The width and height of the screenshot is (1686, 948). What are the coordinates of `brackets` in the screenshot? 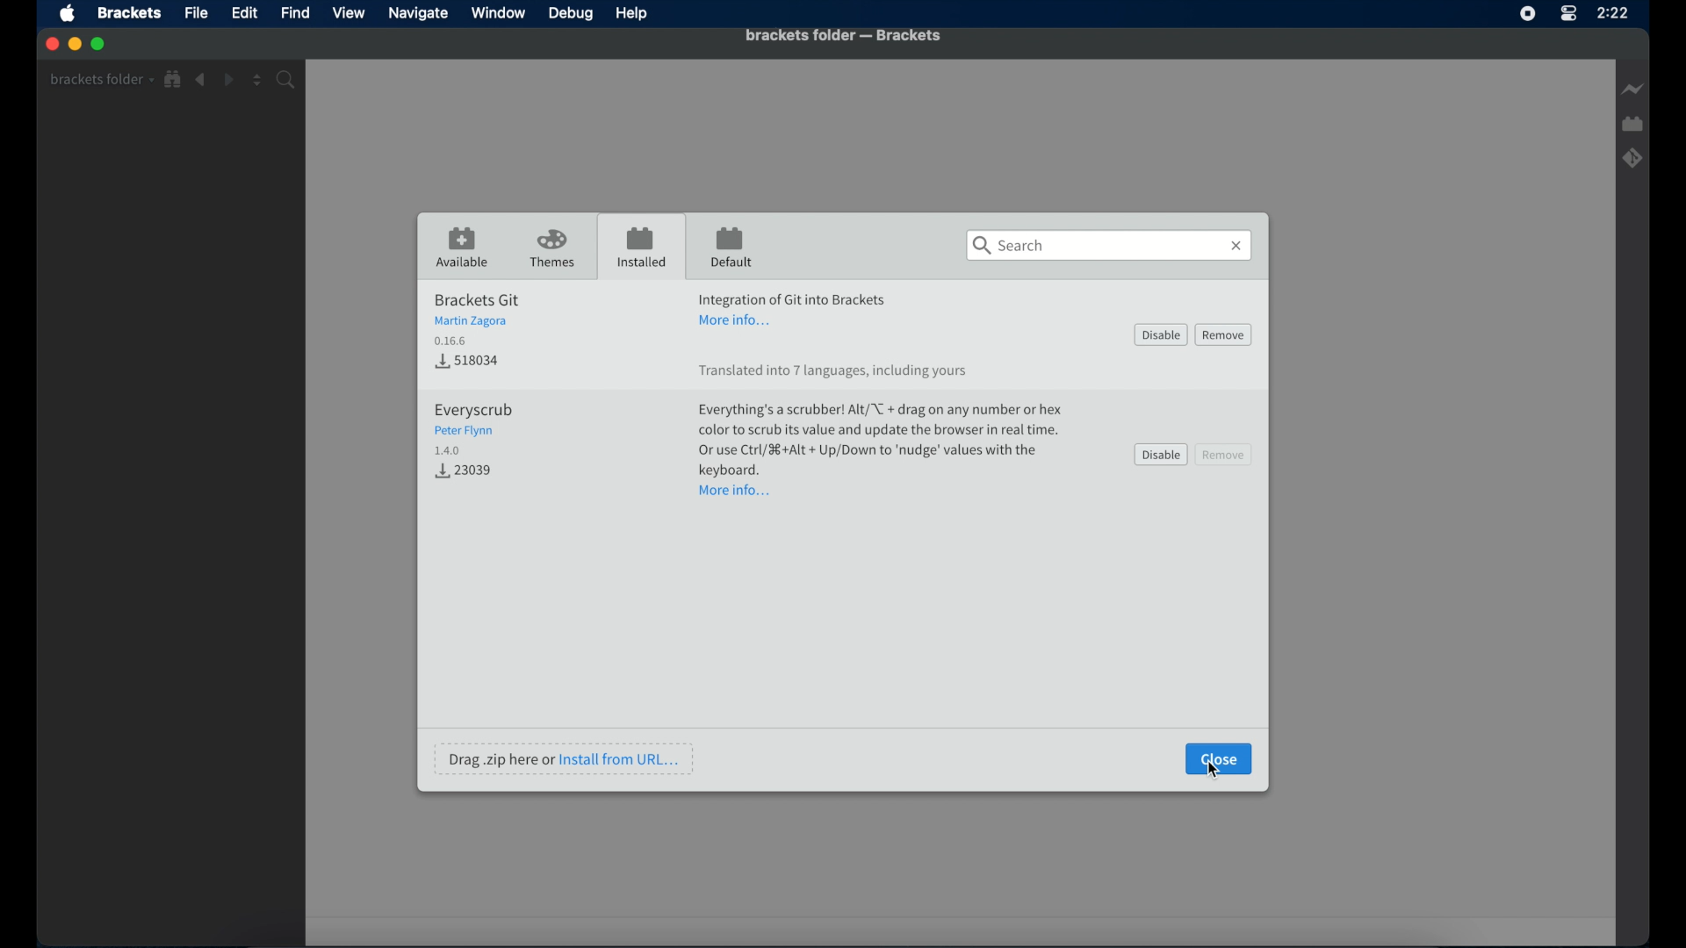 It's located at (129, 14).